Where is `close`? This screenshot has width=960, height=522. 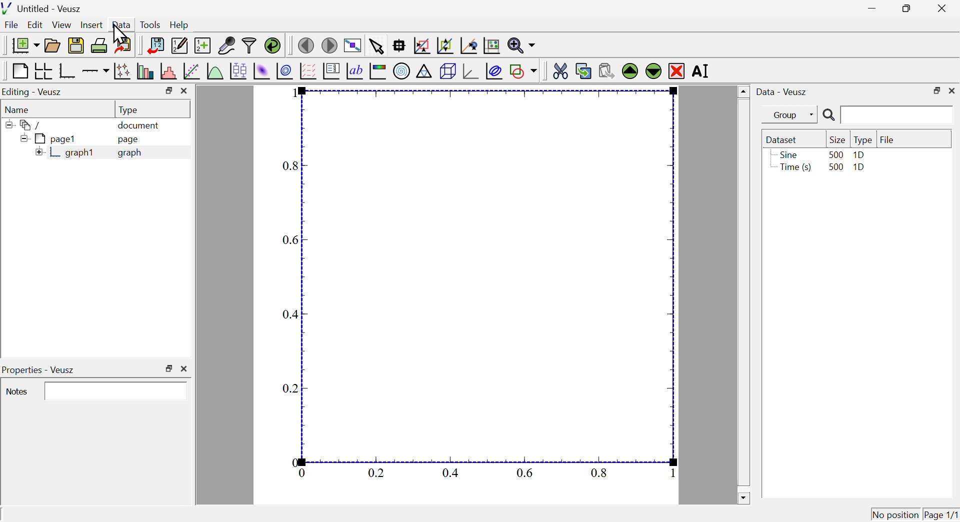 close is located at coordinates (186, 368).